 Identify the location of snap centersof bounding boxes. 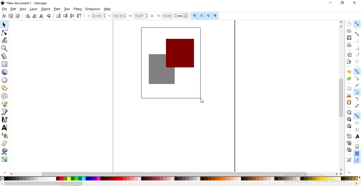
(357, 62).